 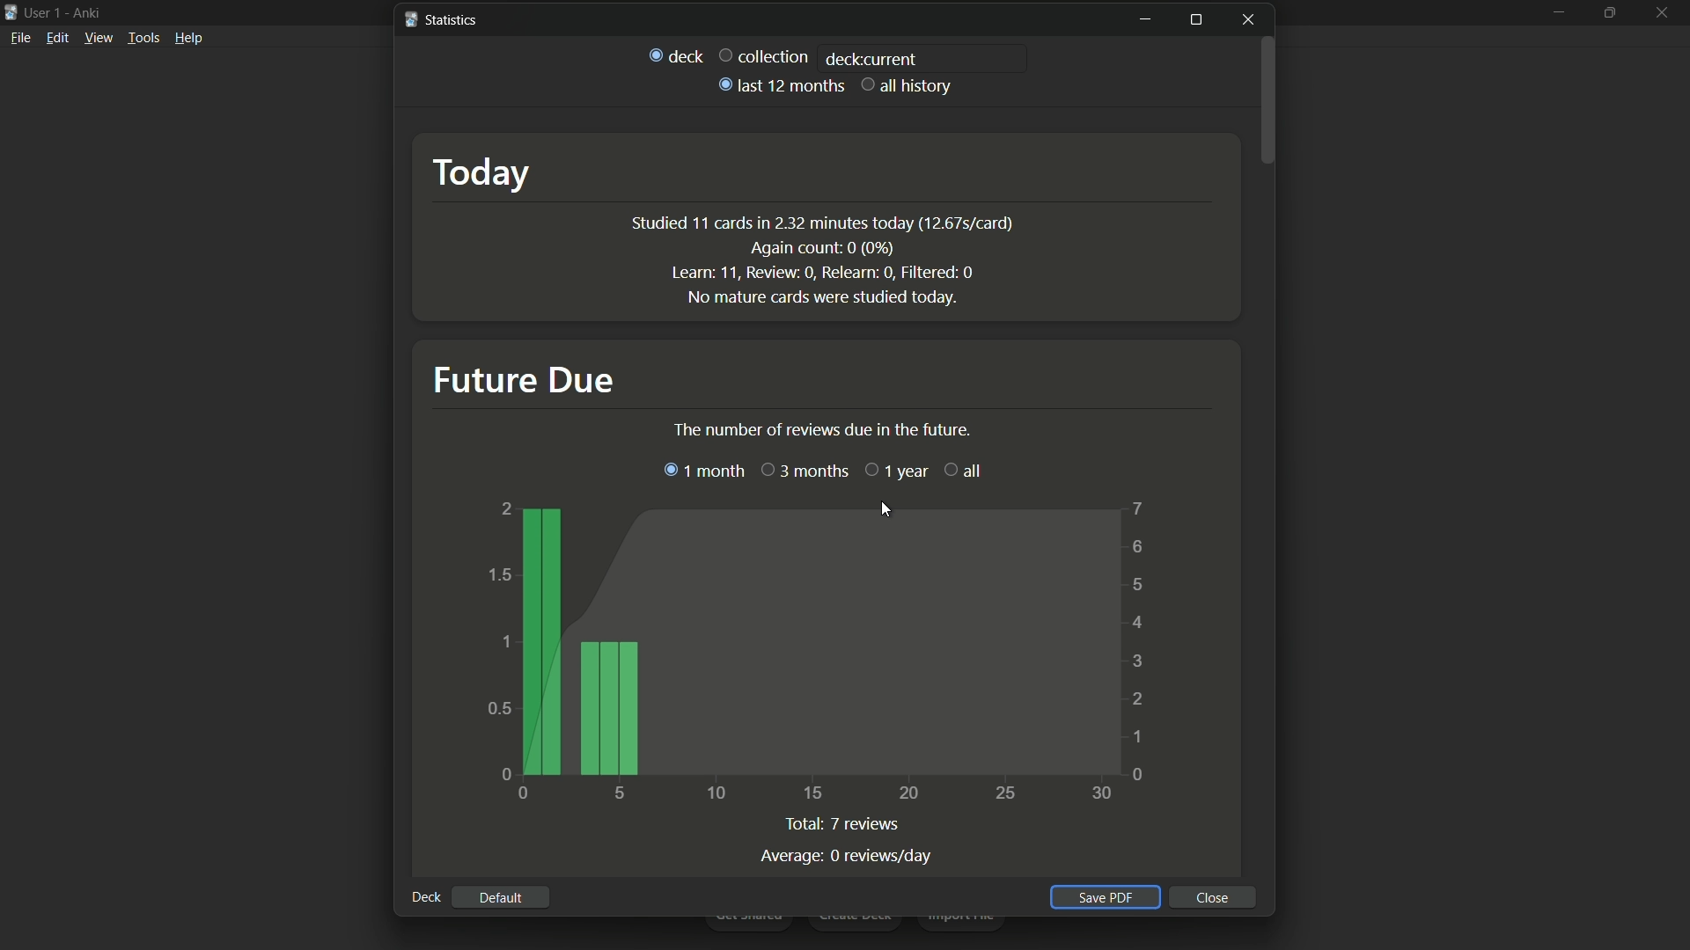 What do you see at coordinates (1612, 12) in the screenshot?
I see `maximize` at bounding box center [1612, 12].